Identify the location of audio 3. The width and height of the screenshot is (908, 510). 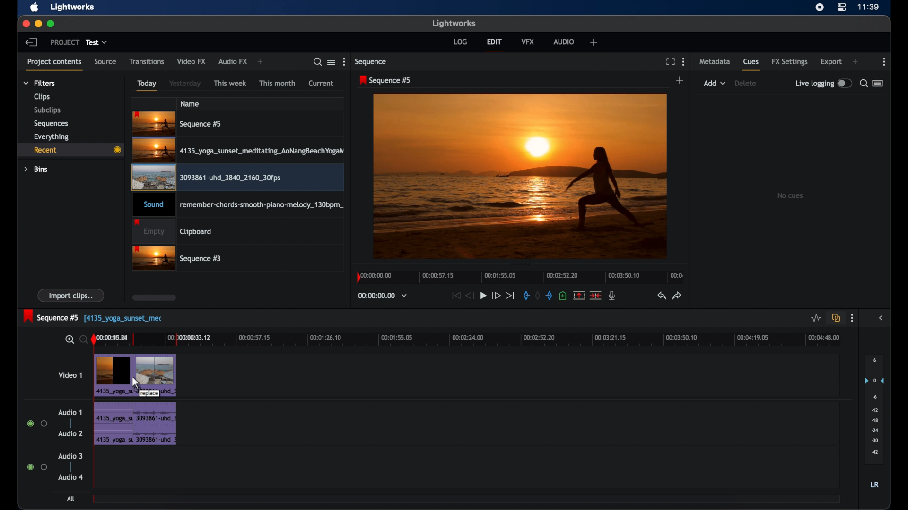
(71, 455).